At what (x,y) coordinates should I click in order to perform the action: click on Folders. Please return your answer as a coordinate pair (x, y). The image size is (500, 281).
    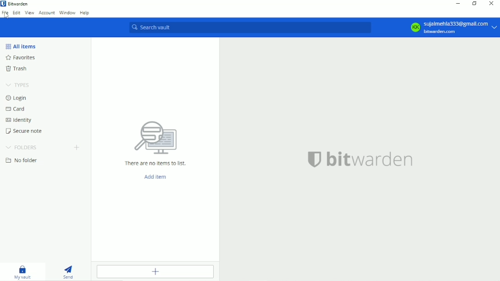
    Looking at the image, I should click on (23, 148).